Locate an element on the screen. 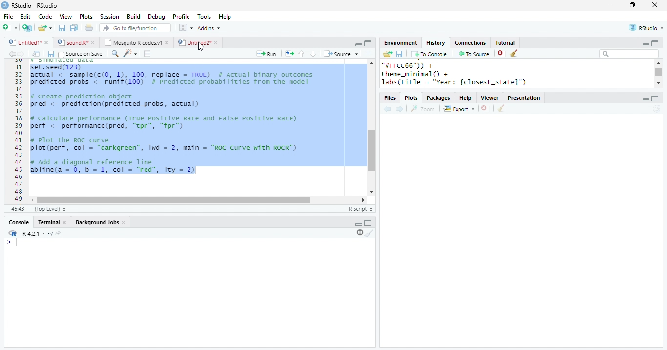 This screenshot has height=350, width=667. Code is located at coordinates (45, 16).